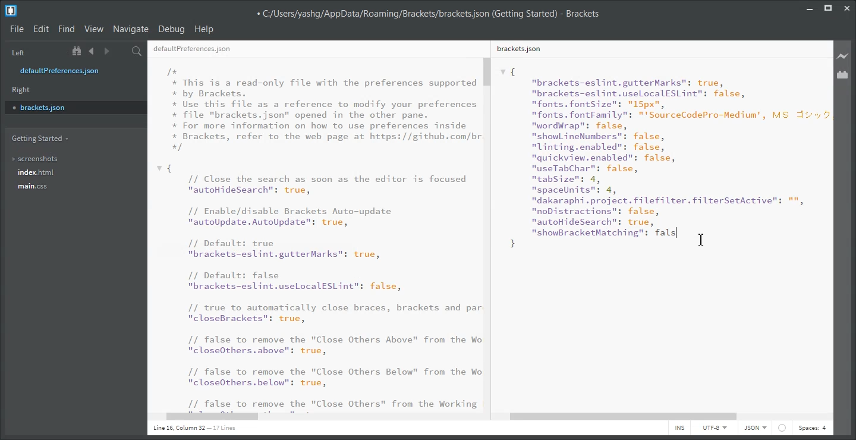 The width and height of the screenshot is (856, 440). I want to click on UTF-8, so click(714, 428).